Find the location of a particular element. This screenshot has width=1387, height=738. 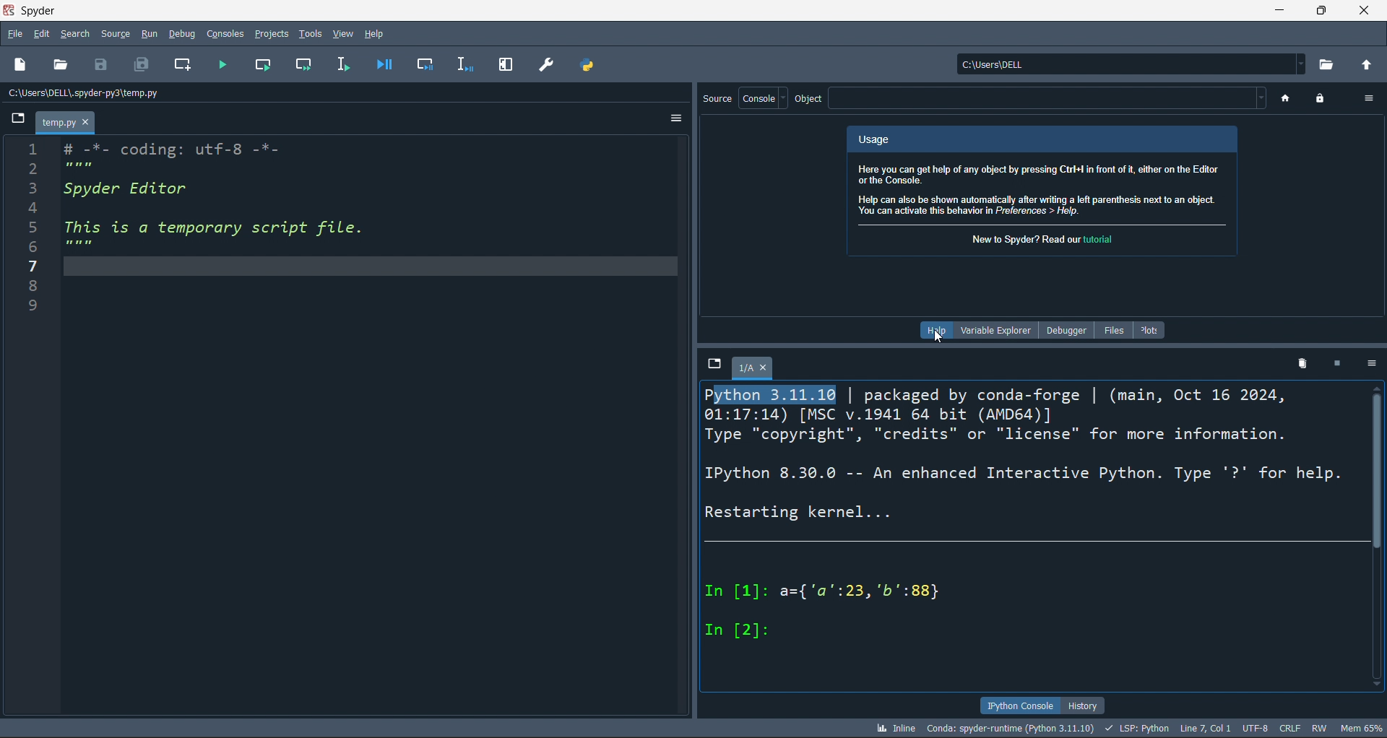

run cell is located at coordinates (264, 64).